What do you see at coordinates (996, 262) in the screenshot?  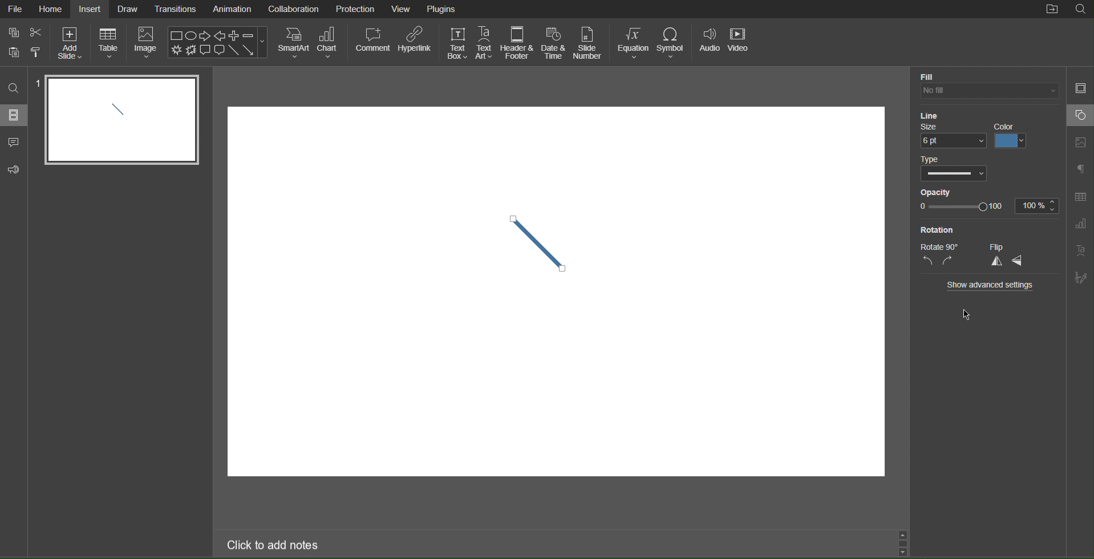 I see `Vertical Flip` at bounding box center [996, 262].